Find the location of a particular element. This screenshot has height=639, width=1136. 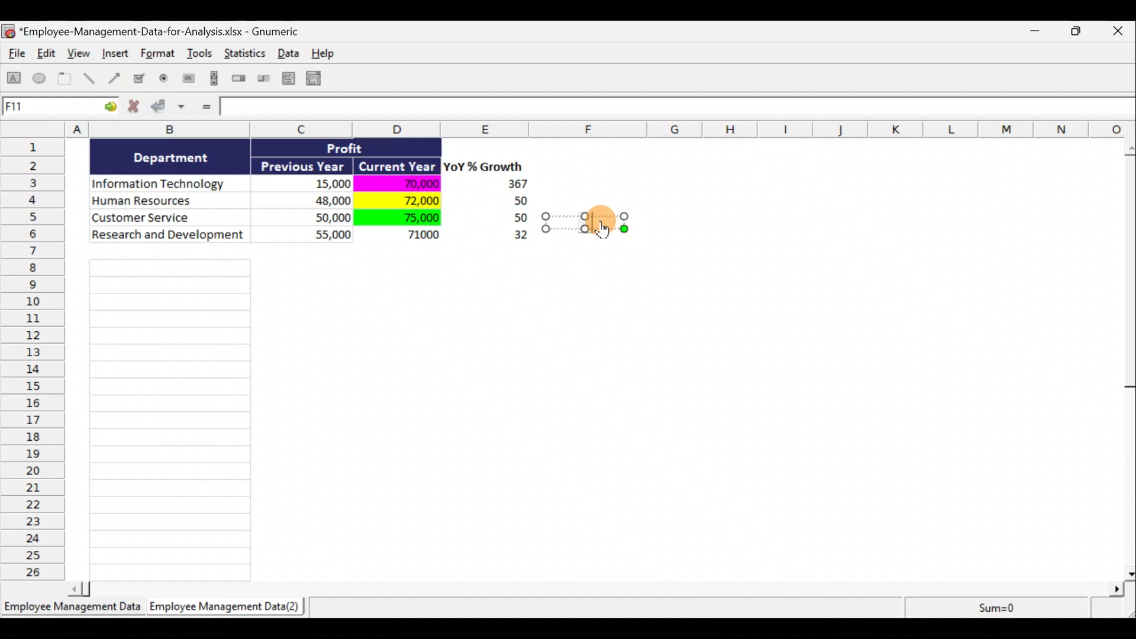

Format is located at coordinates (159, 56).